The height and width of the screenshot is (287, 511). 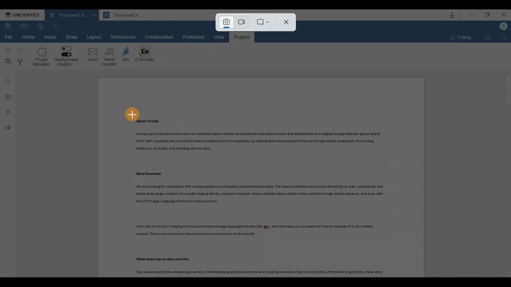 I want to click on Headings, so click(x=7, y=114).